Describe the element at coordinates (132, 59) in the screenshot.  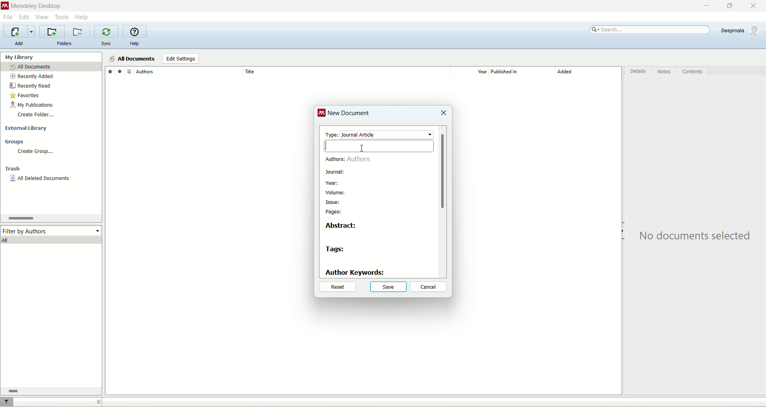
I see `all documents` at that location.